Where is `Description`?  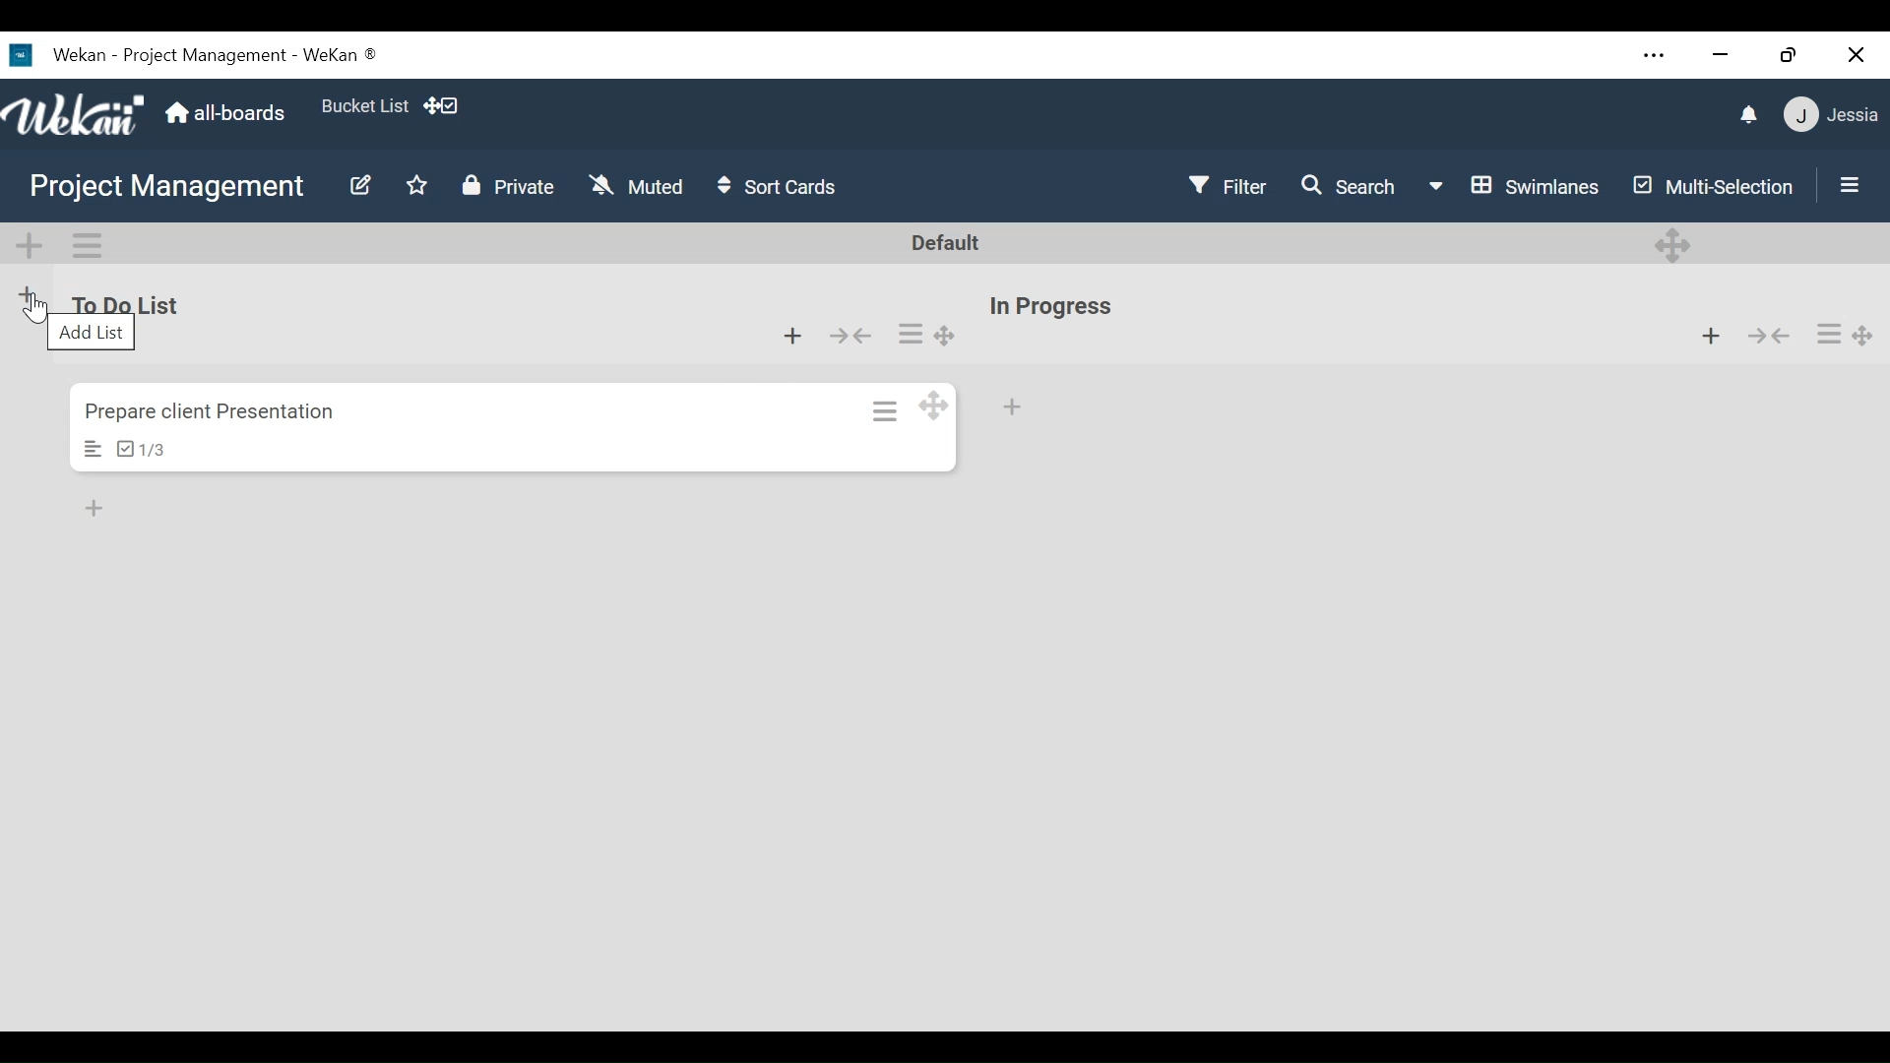
Description is located at coordinates (94, 447).